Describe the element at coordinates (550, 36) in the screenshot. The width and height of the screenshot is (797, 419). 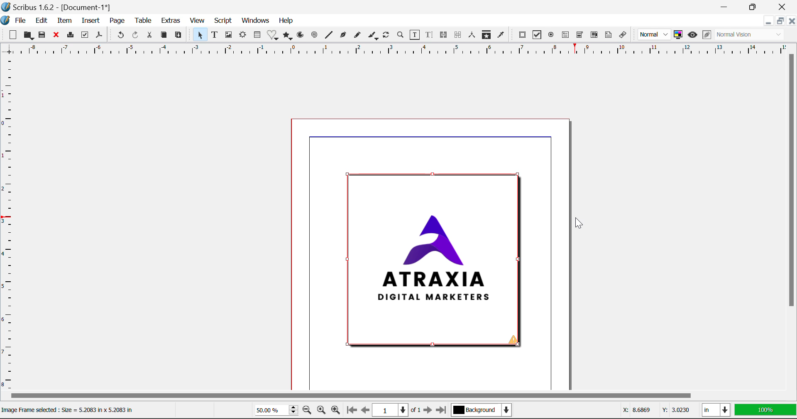
I see `Pdf Radio Button` at that location.